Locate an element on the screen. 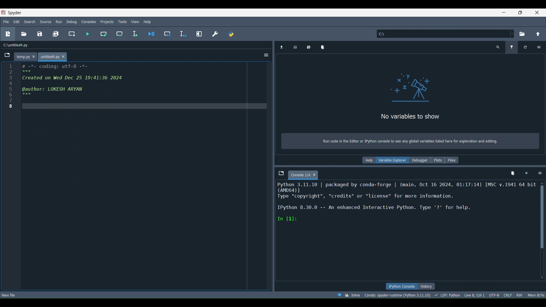 The image size is (546, 307). Save all files ( Ctrl + Alt + S) is located at coordinates (54, 34).